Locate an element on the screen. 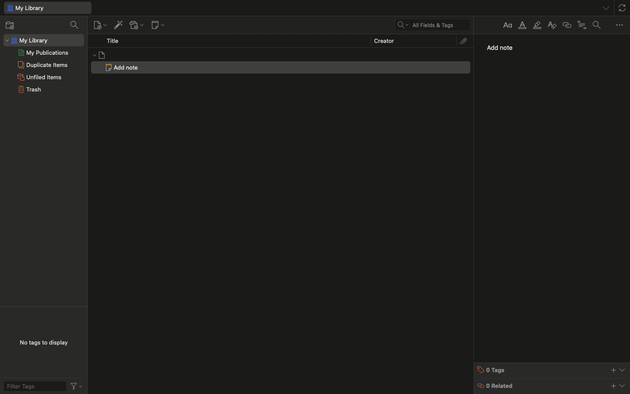  Unfilled items is located at coordinates (39, 77).